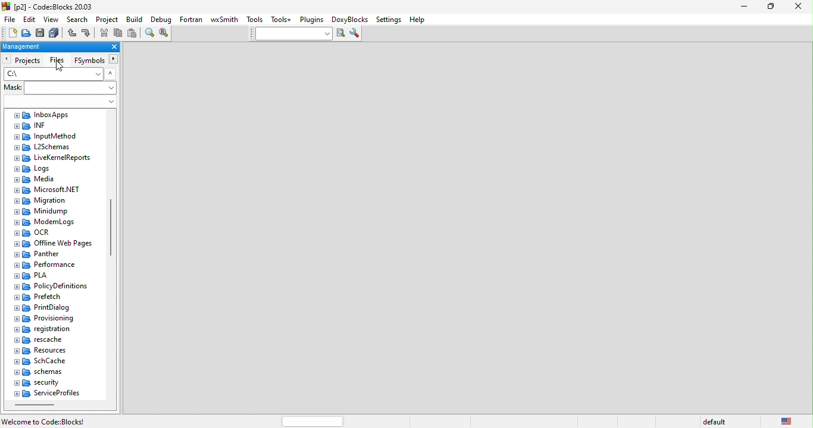  I want to click on close, so click(799, 7).